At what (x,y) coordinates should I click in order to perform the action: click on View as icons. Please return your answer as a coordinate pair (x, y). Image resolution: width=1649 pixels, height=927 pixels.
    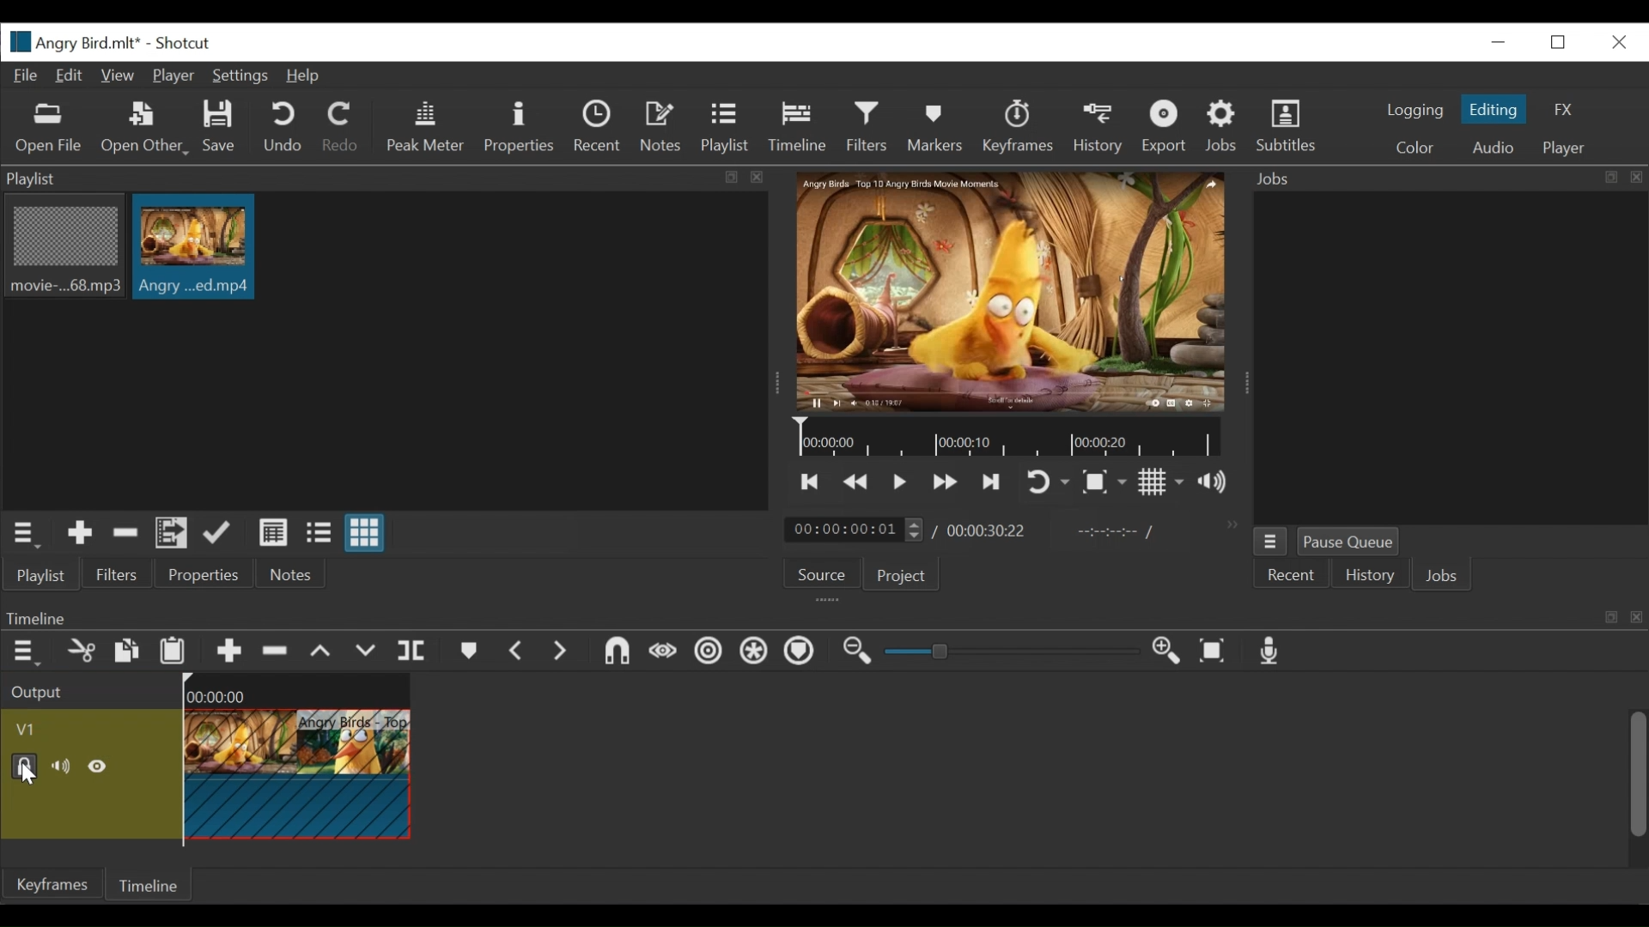
    Looking at the image, I should click on (365, 533).